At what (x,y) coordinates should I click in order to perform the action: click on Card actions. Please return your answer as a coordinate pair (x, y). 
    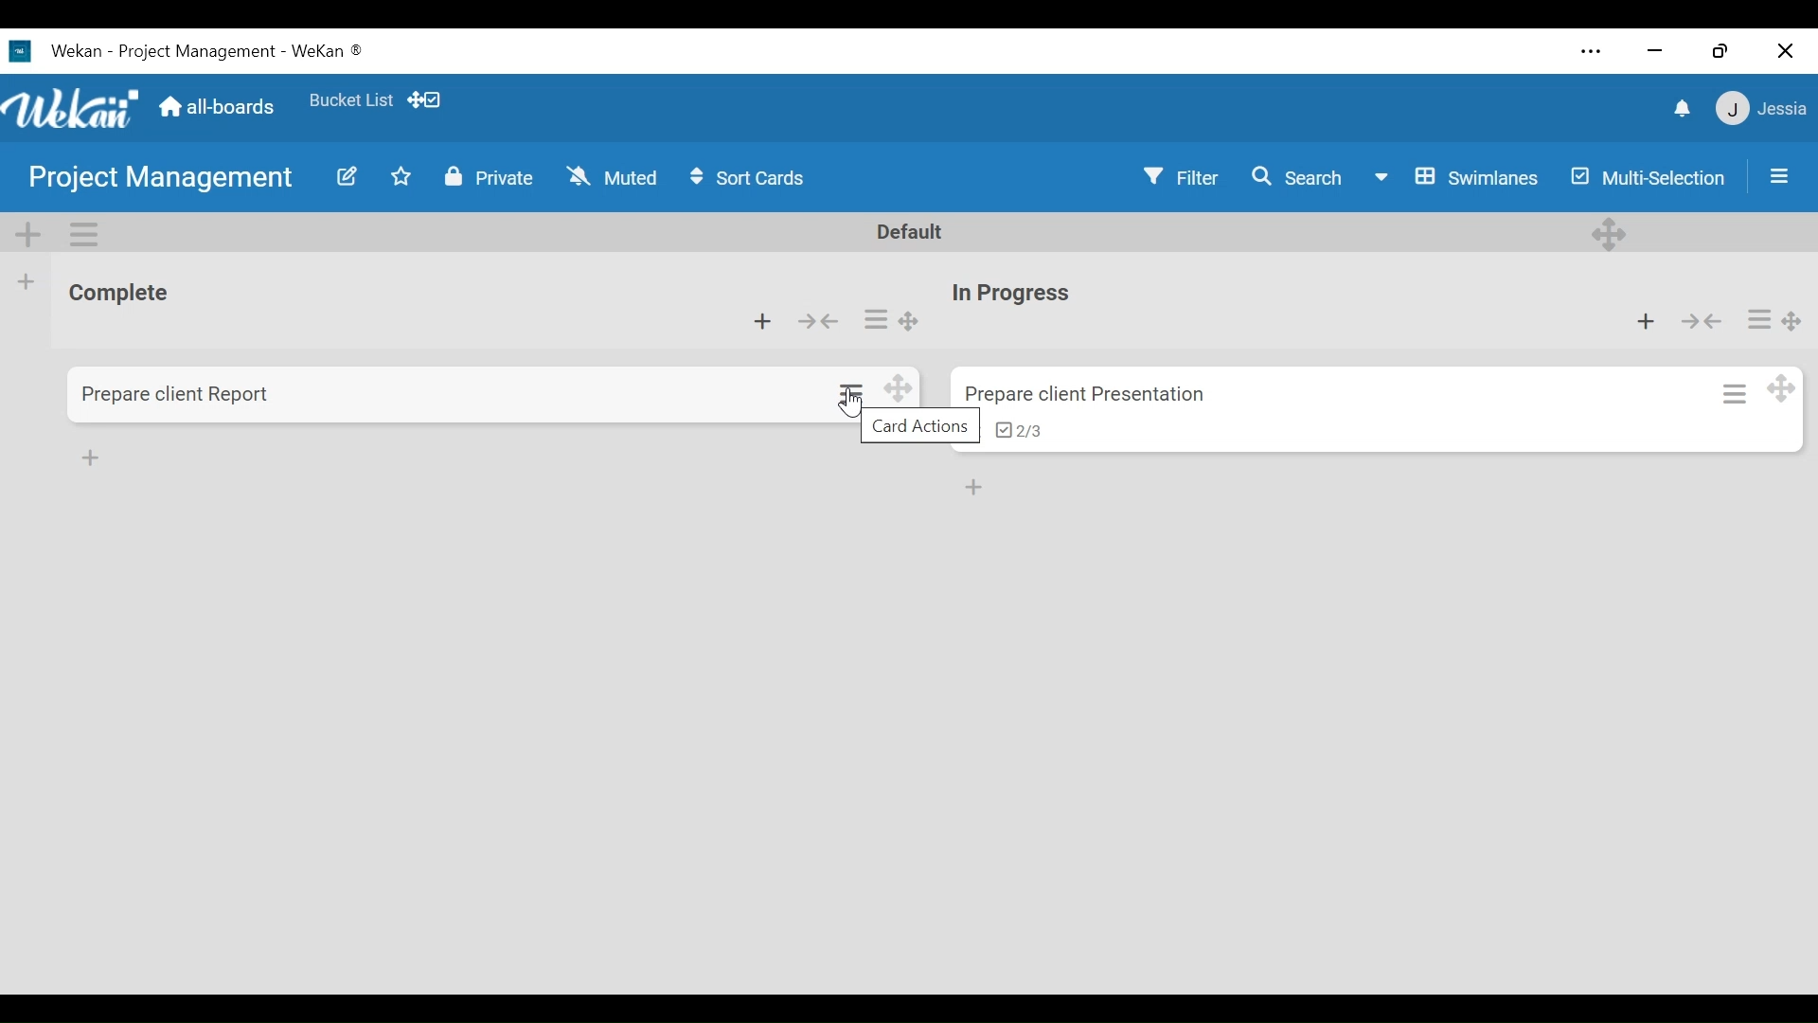
    Looking at the image, I should click on (877, 319).